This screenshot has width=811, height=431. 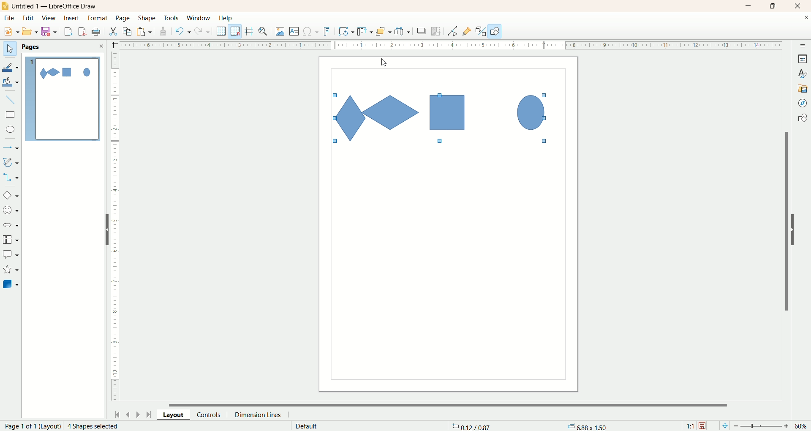 I want to click on minimize, so click(x=749, y=6).